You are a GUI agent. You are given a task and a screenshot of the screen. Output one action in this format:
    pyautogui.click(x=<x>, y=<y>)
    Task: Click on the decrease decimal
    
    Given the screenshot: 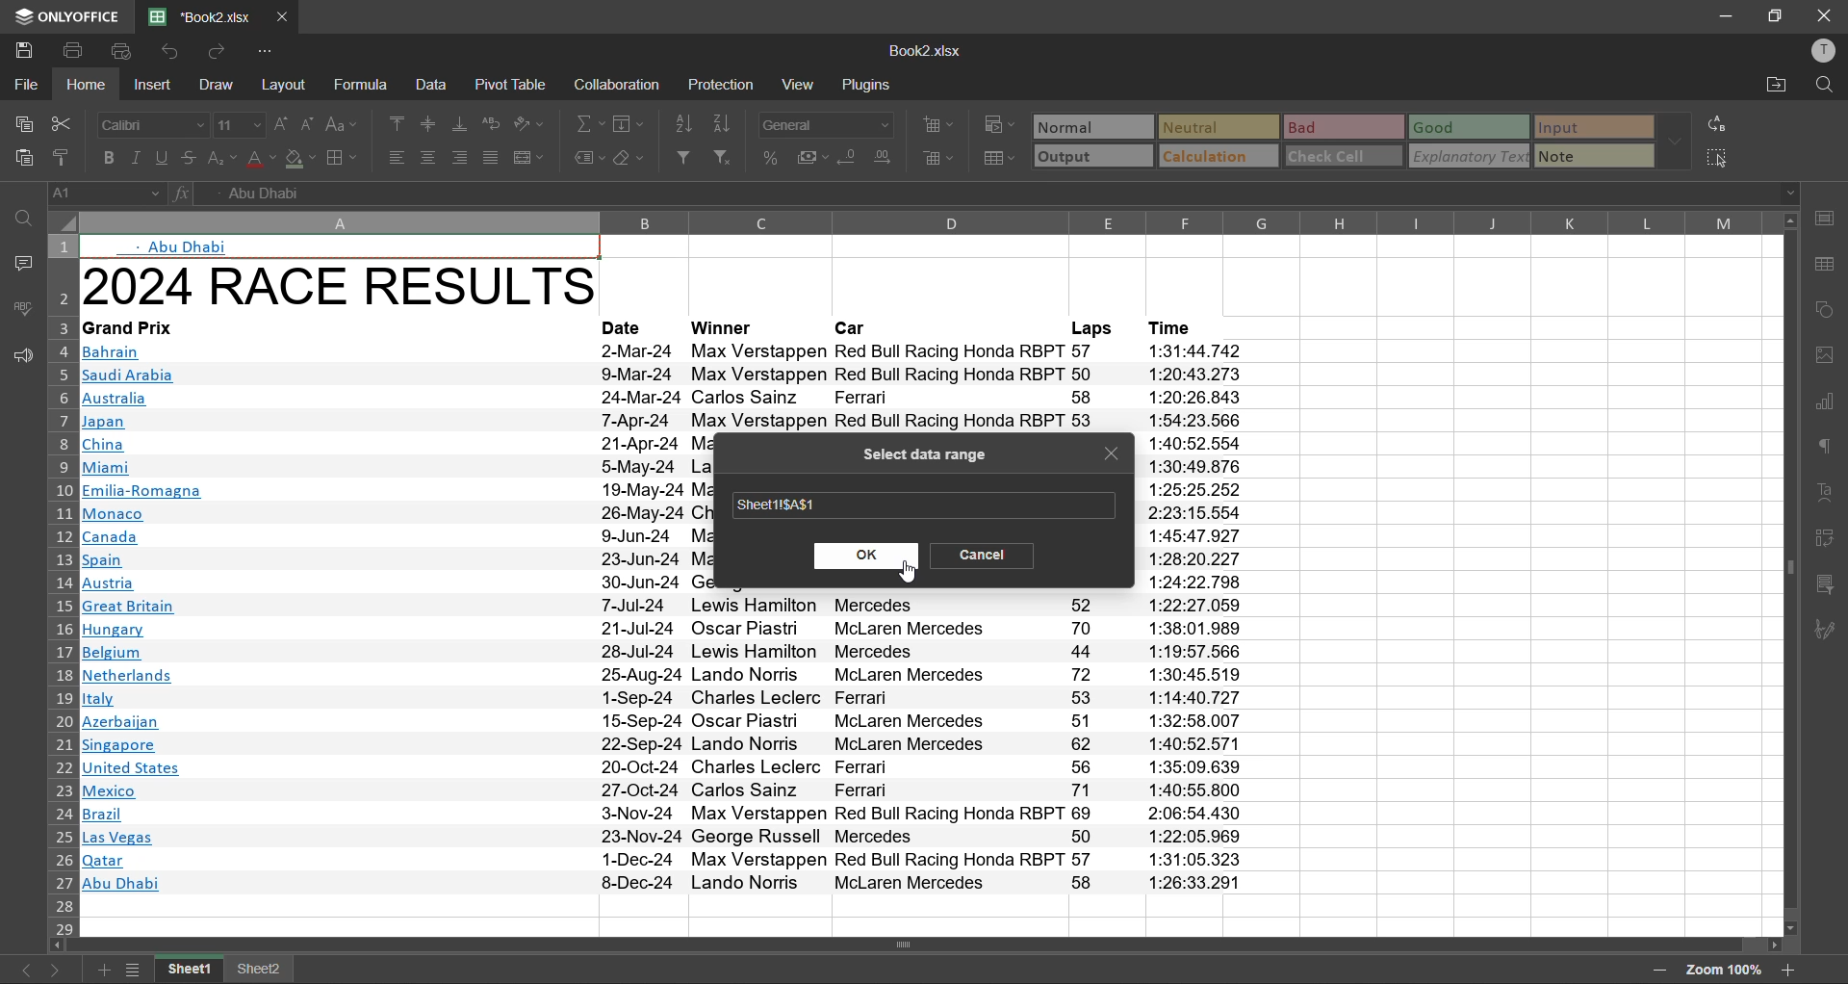 What is the action you would take?
    pyautogui.click(x=848, y=158)
    